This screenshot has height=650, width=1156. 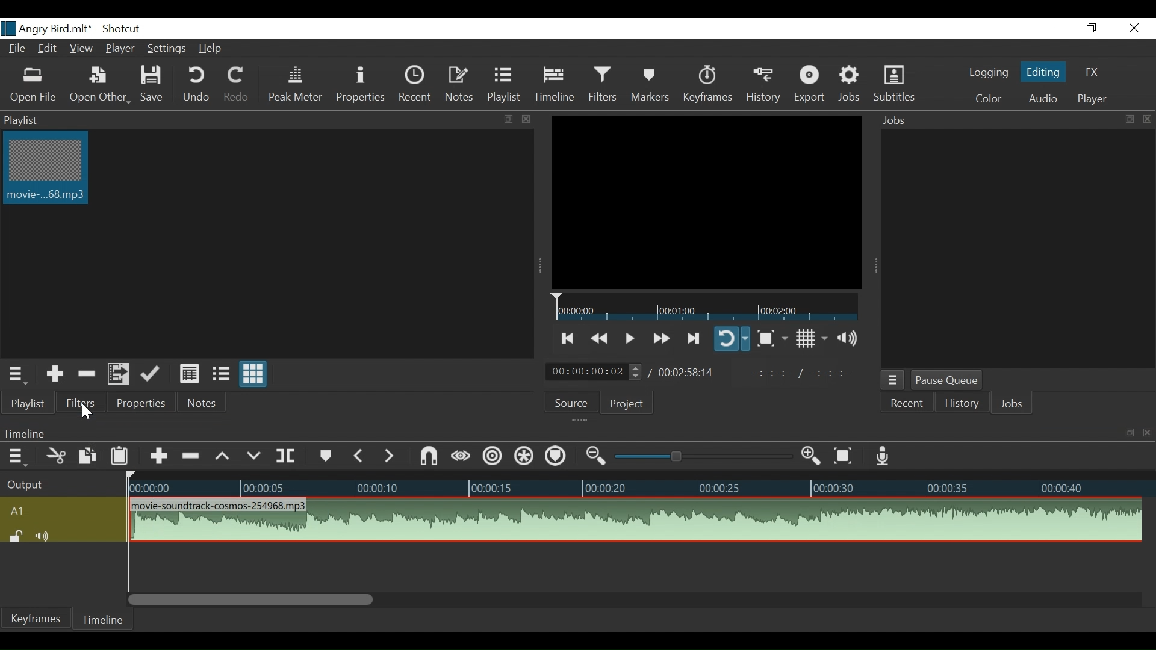 I want to click on resize, so click(x=1128, y=119).